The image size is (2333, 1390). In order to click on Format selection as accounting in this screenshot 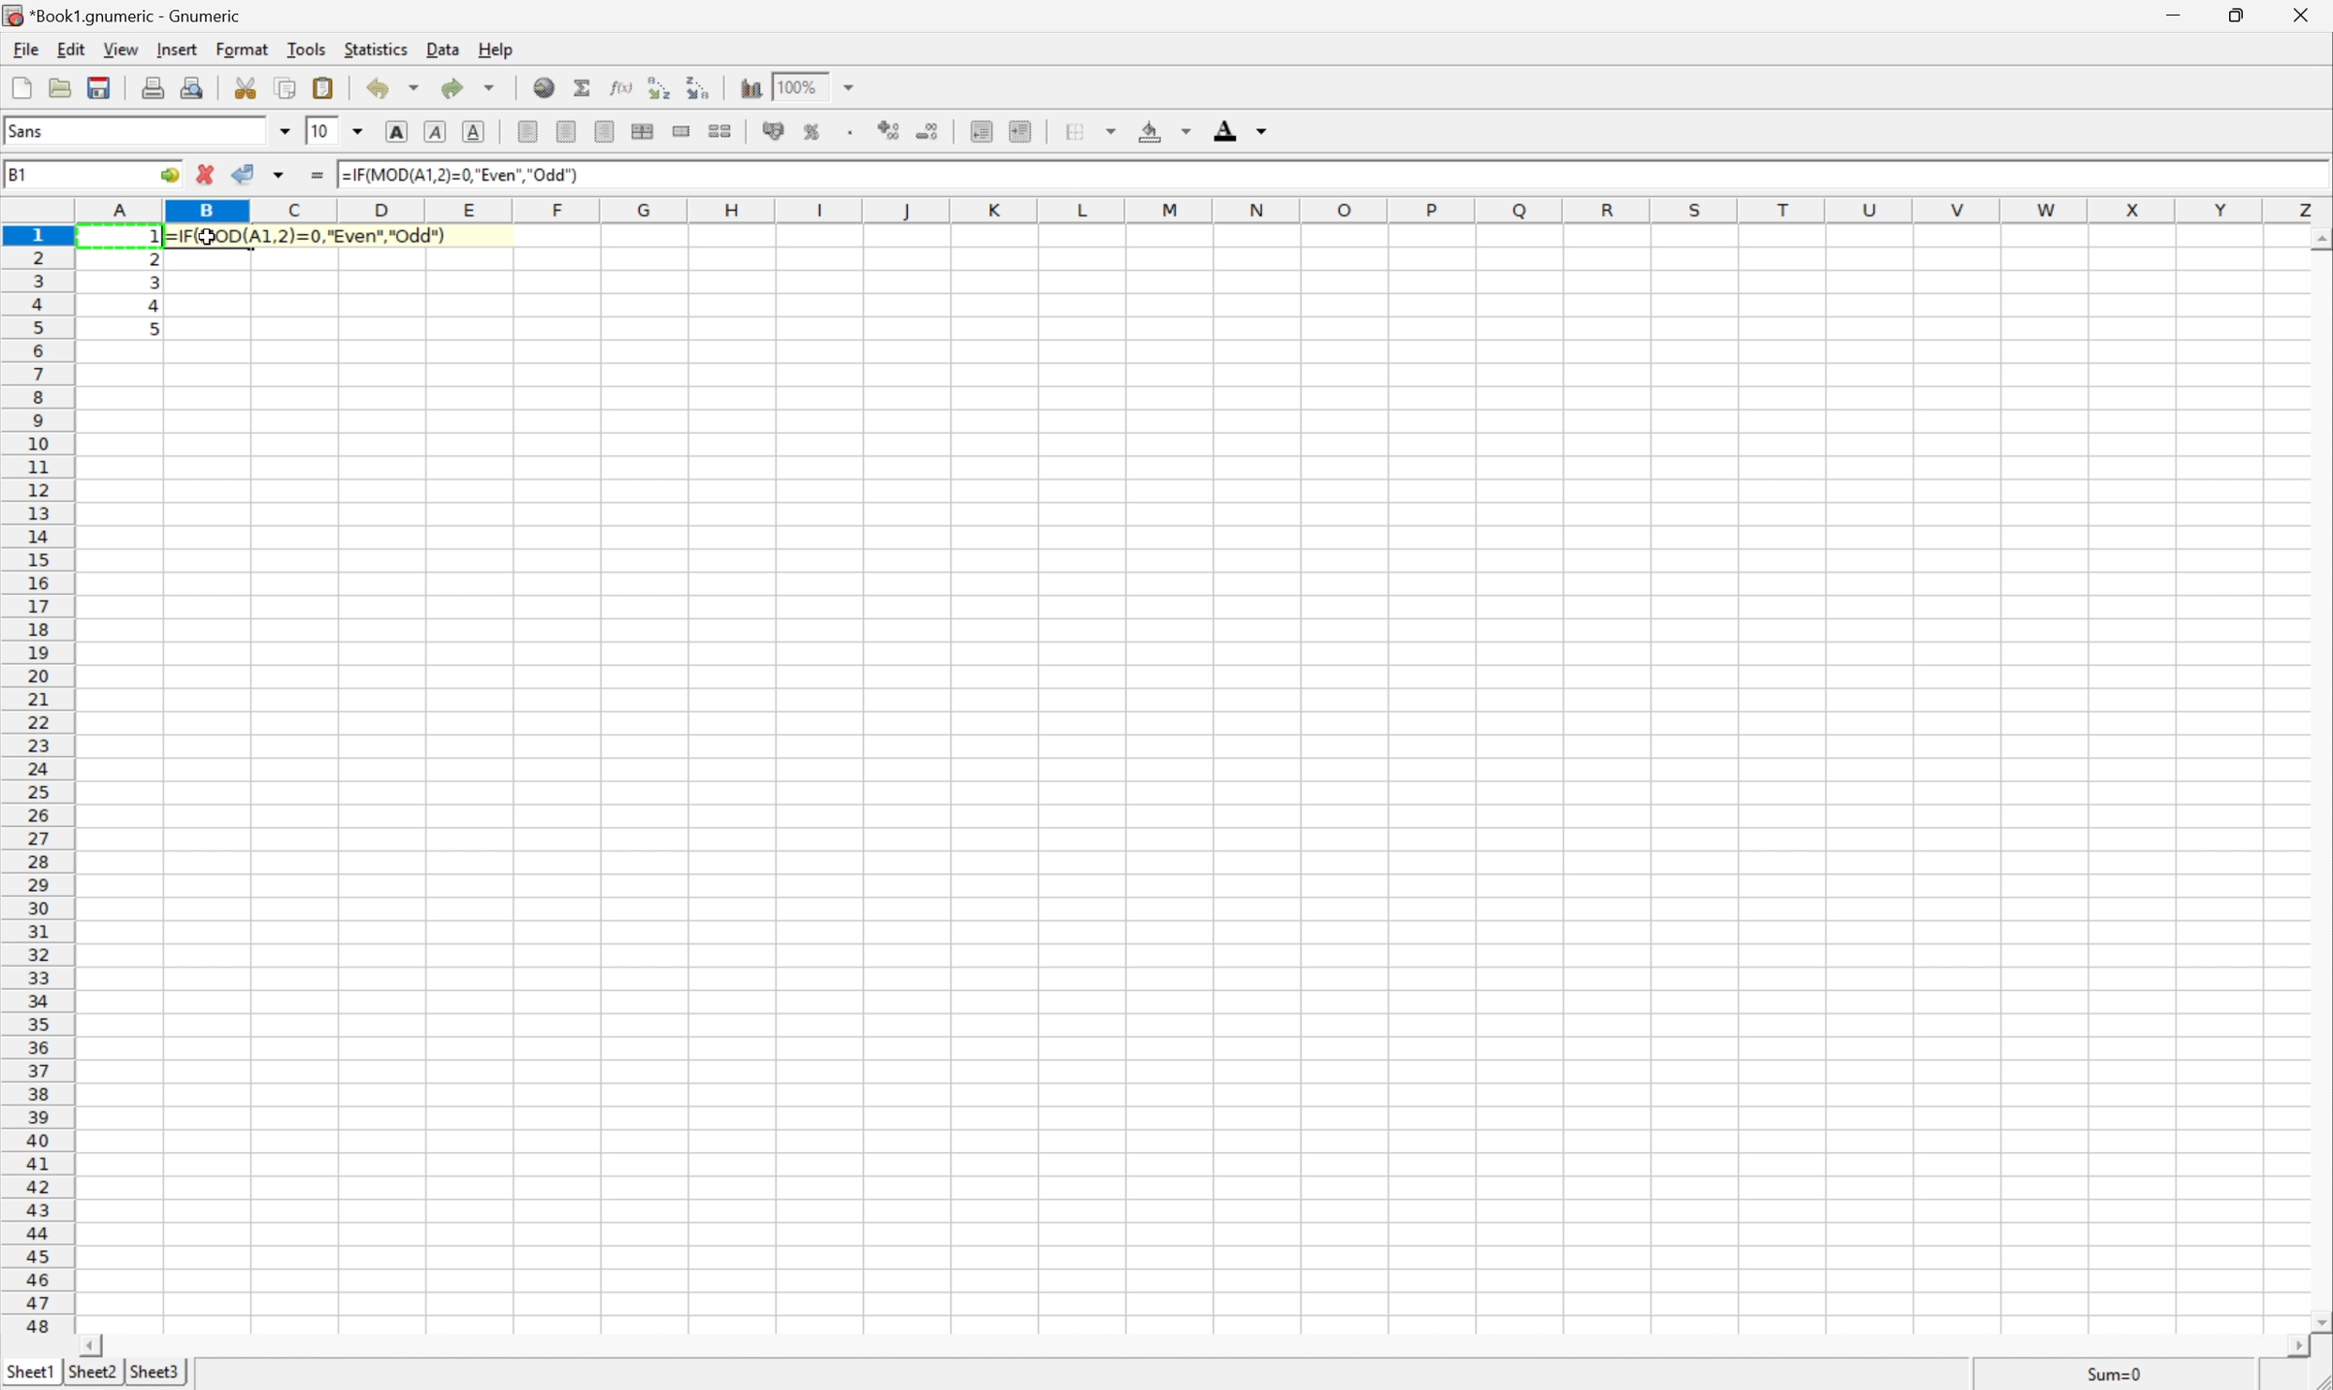, I will do `click(771, 130)`.